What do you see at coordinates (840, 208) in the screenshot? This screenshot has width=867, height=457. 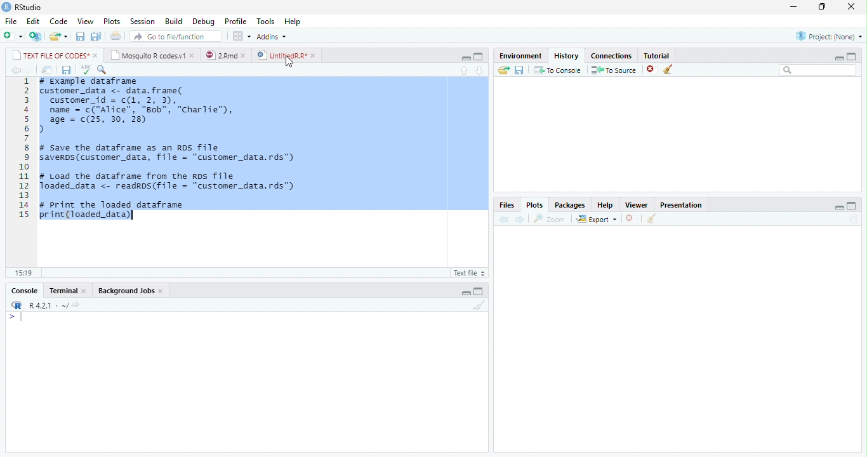 I see `minimize` at bounding box center [840, 208].